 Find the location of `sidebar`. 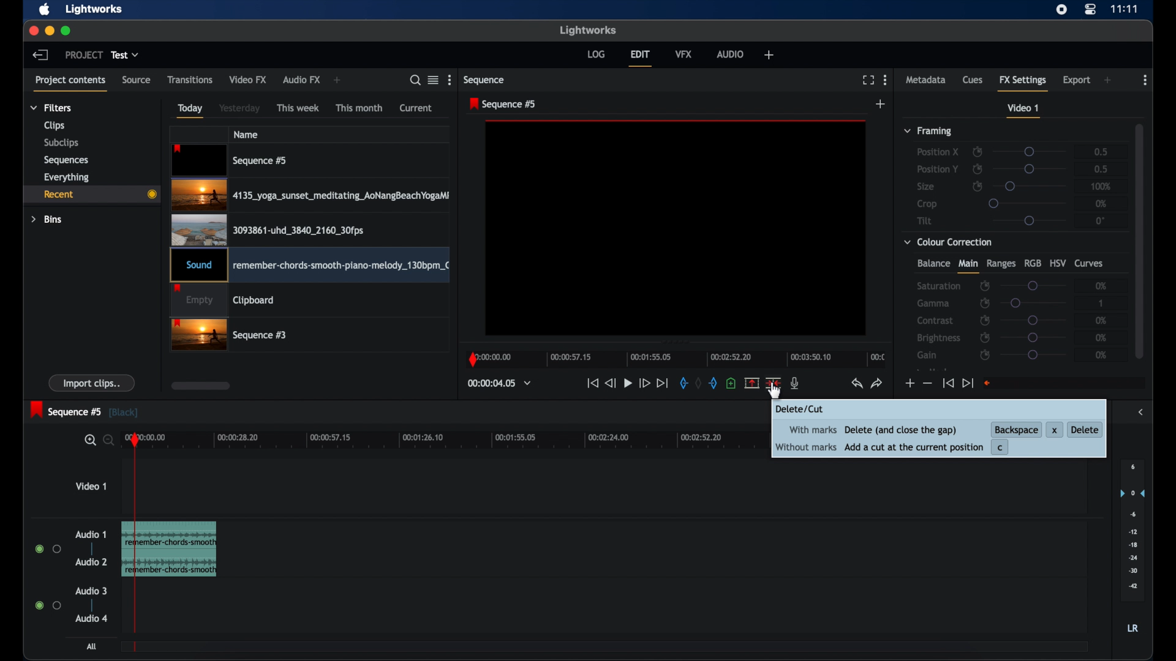

sidebar is located at coordinates (1140, 413).